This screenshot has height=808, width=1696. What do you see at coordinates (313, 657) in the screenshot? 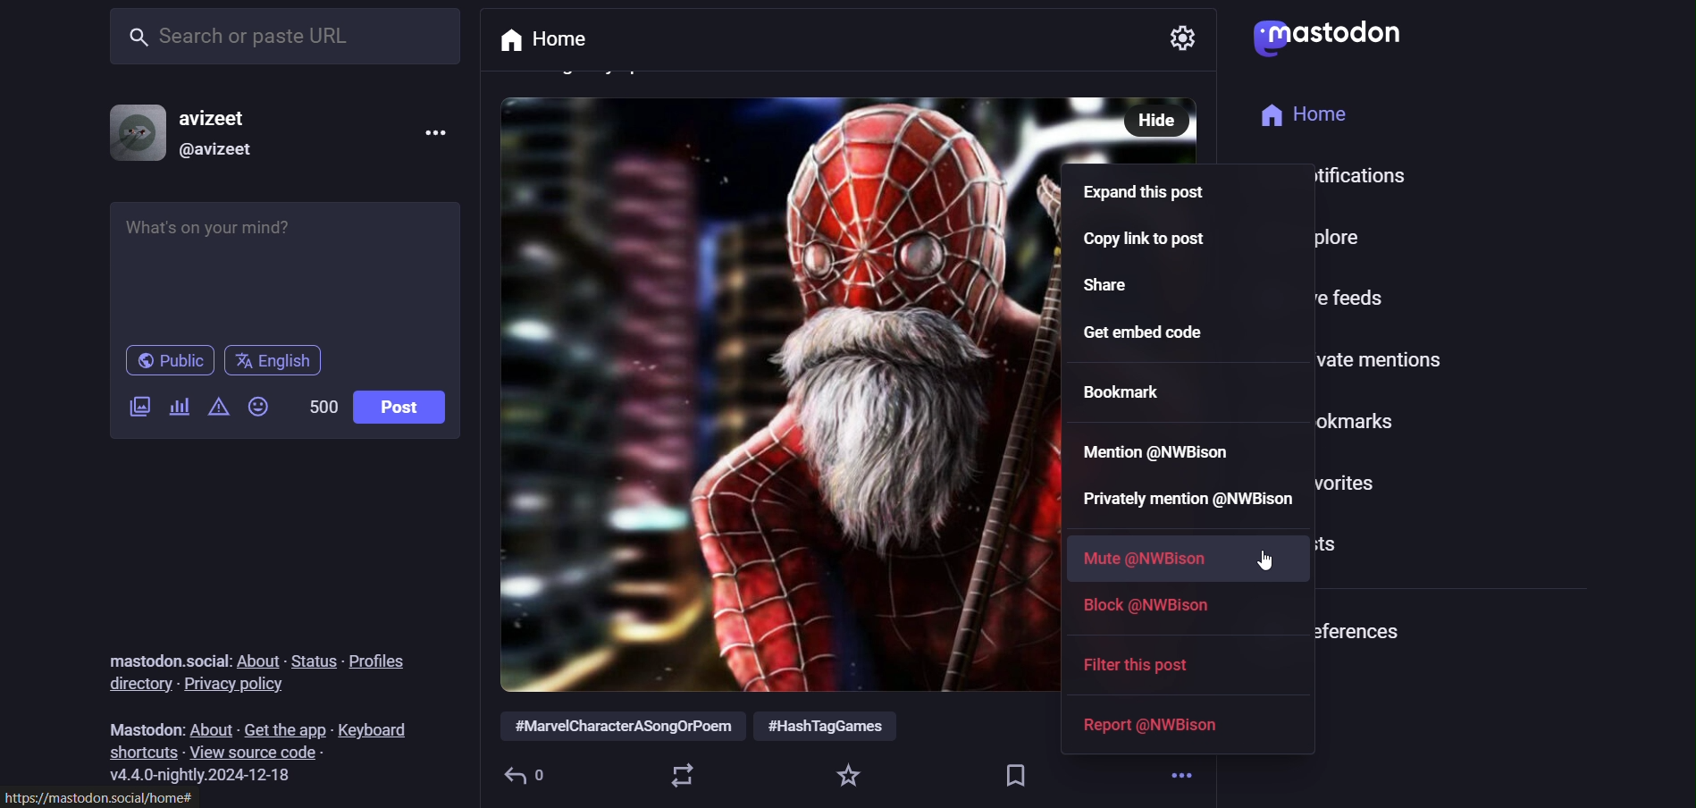
I see `status` at bounding box center [313, 657].